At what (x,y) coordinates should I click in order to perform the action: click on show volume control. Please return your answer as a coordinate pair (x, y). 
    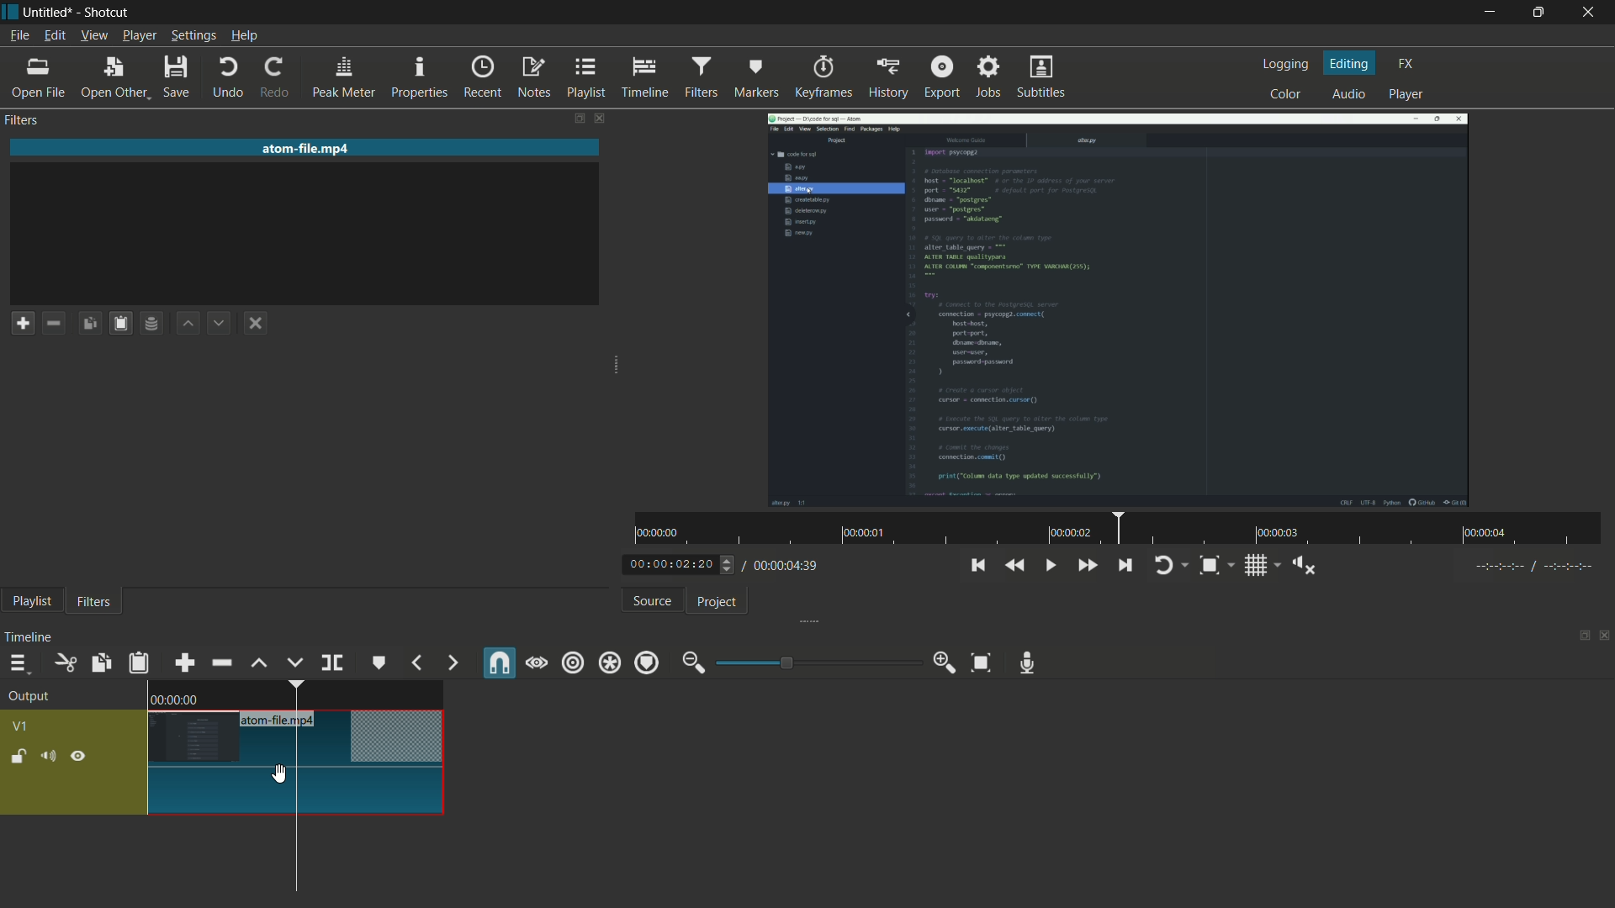
    Looking at the image, I should click on (1299, 565).